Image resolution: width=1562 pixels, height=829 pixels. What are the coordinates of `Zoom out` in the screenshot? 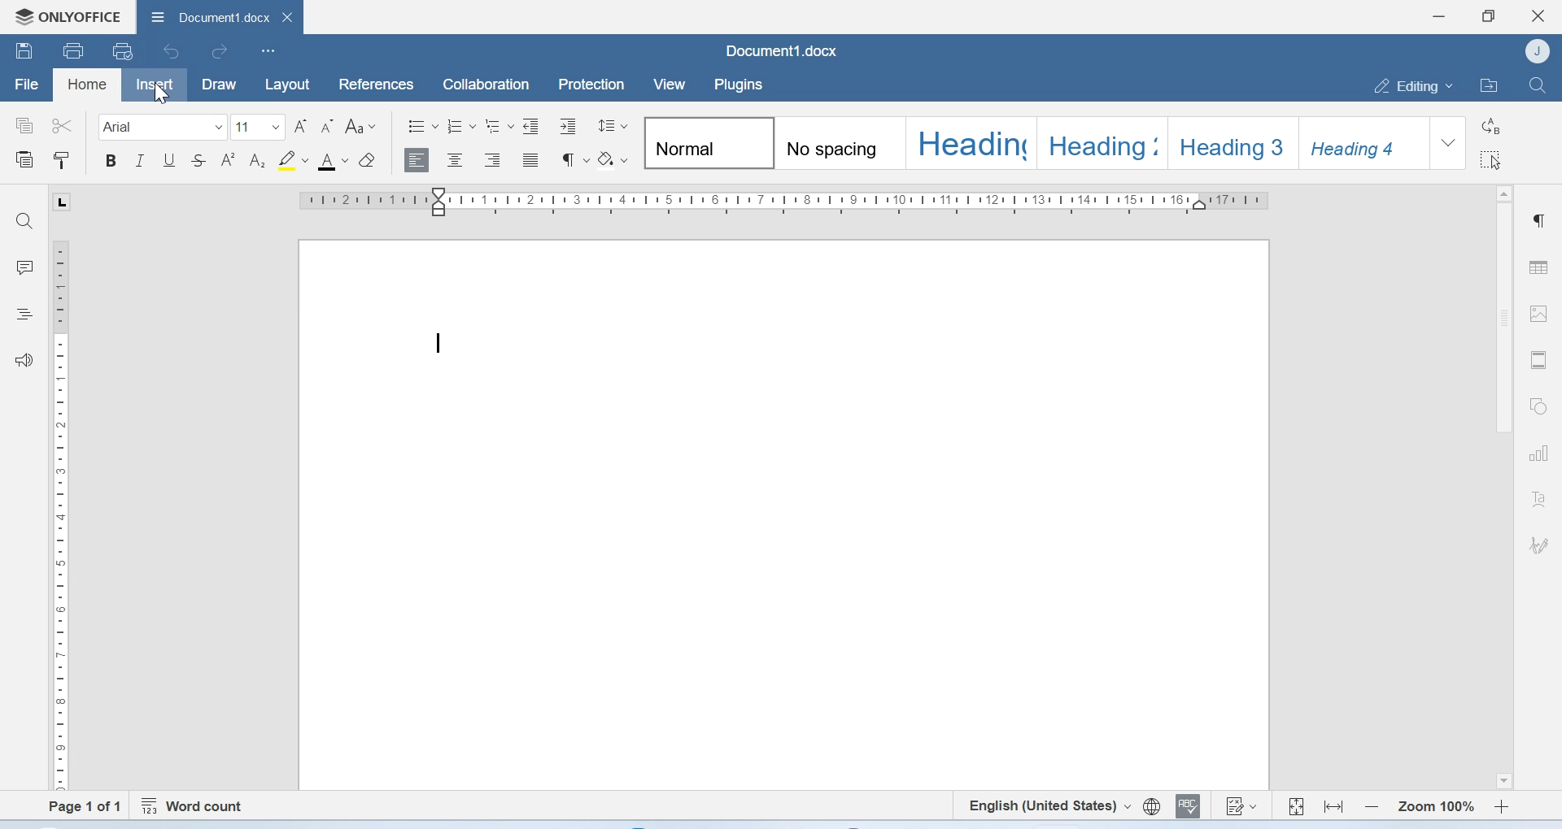 It's located at (1371, 805).